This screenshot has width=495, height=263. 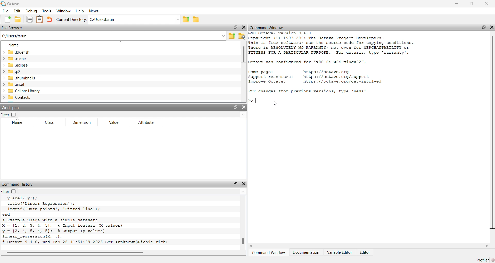 What do you see at coordinates (32, 78) in the screenshot?
I see `.thumbnails` at bounding box center [32, 78].